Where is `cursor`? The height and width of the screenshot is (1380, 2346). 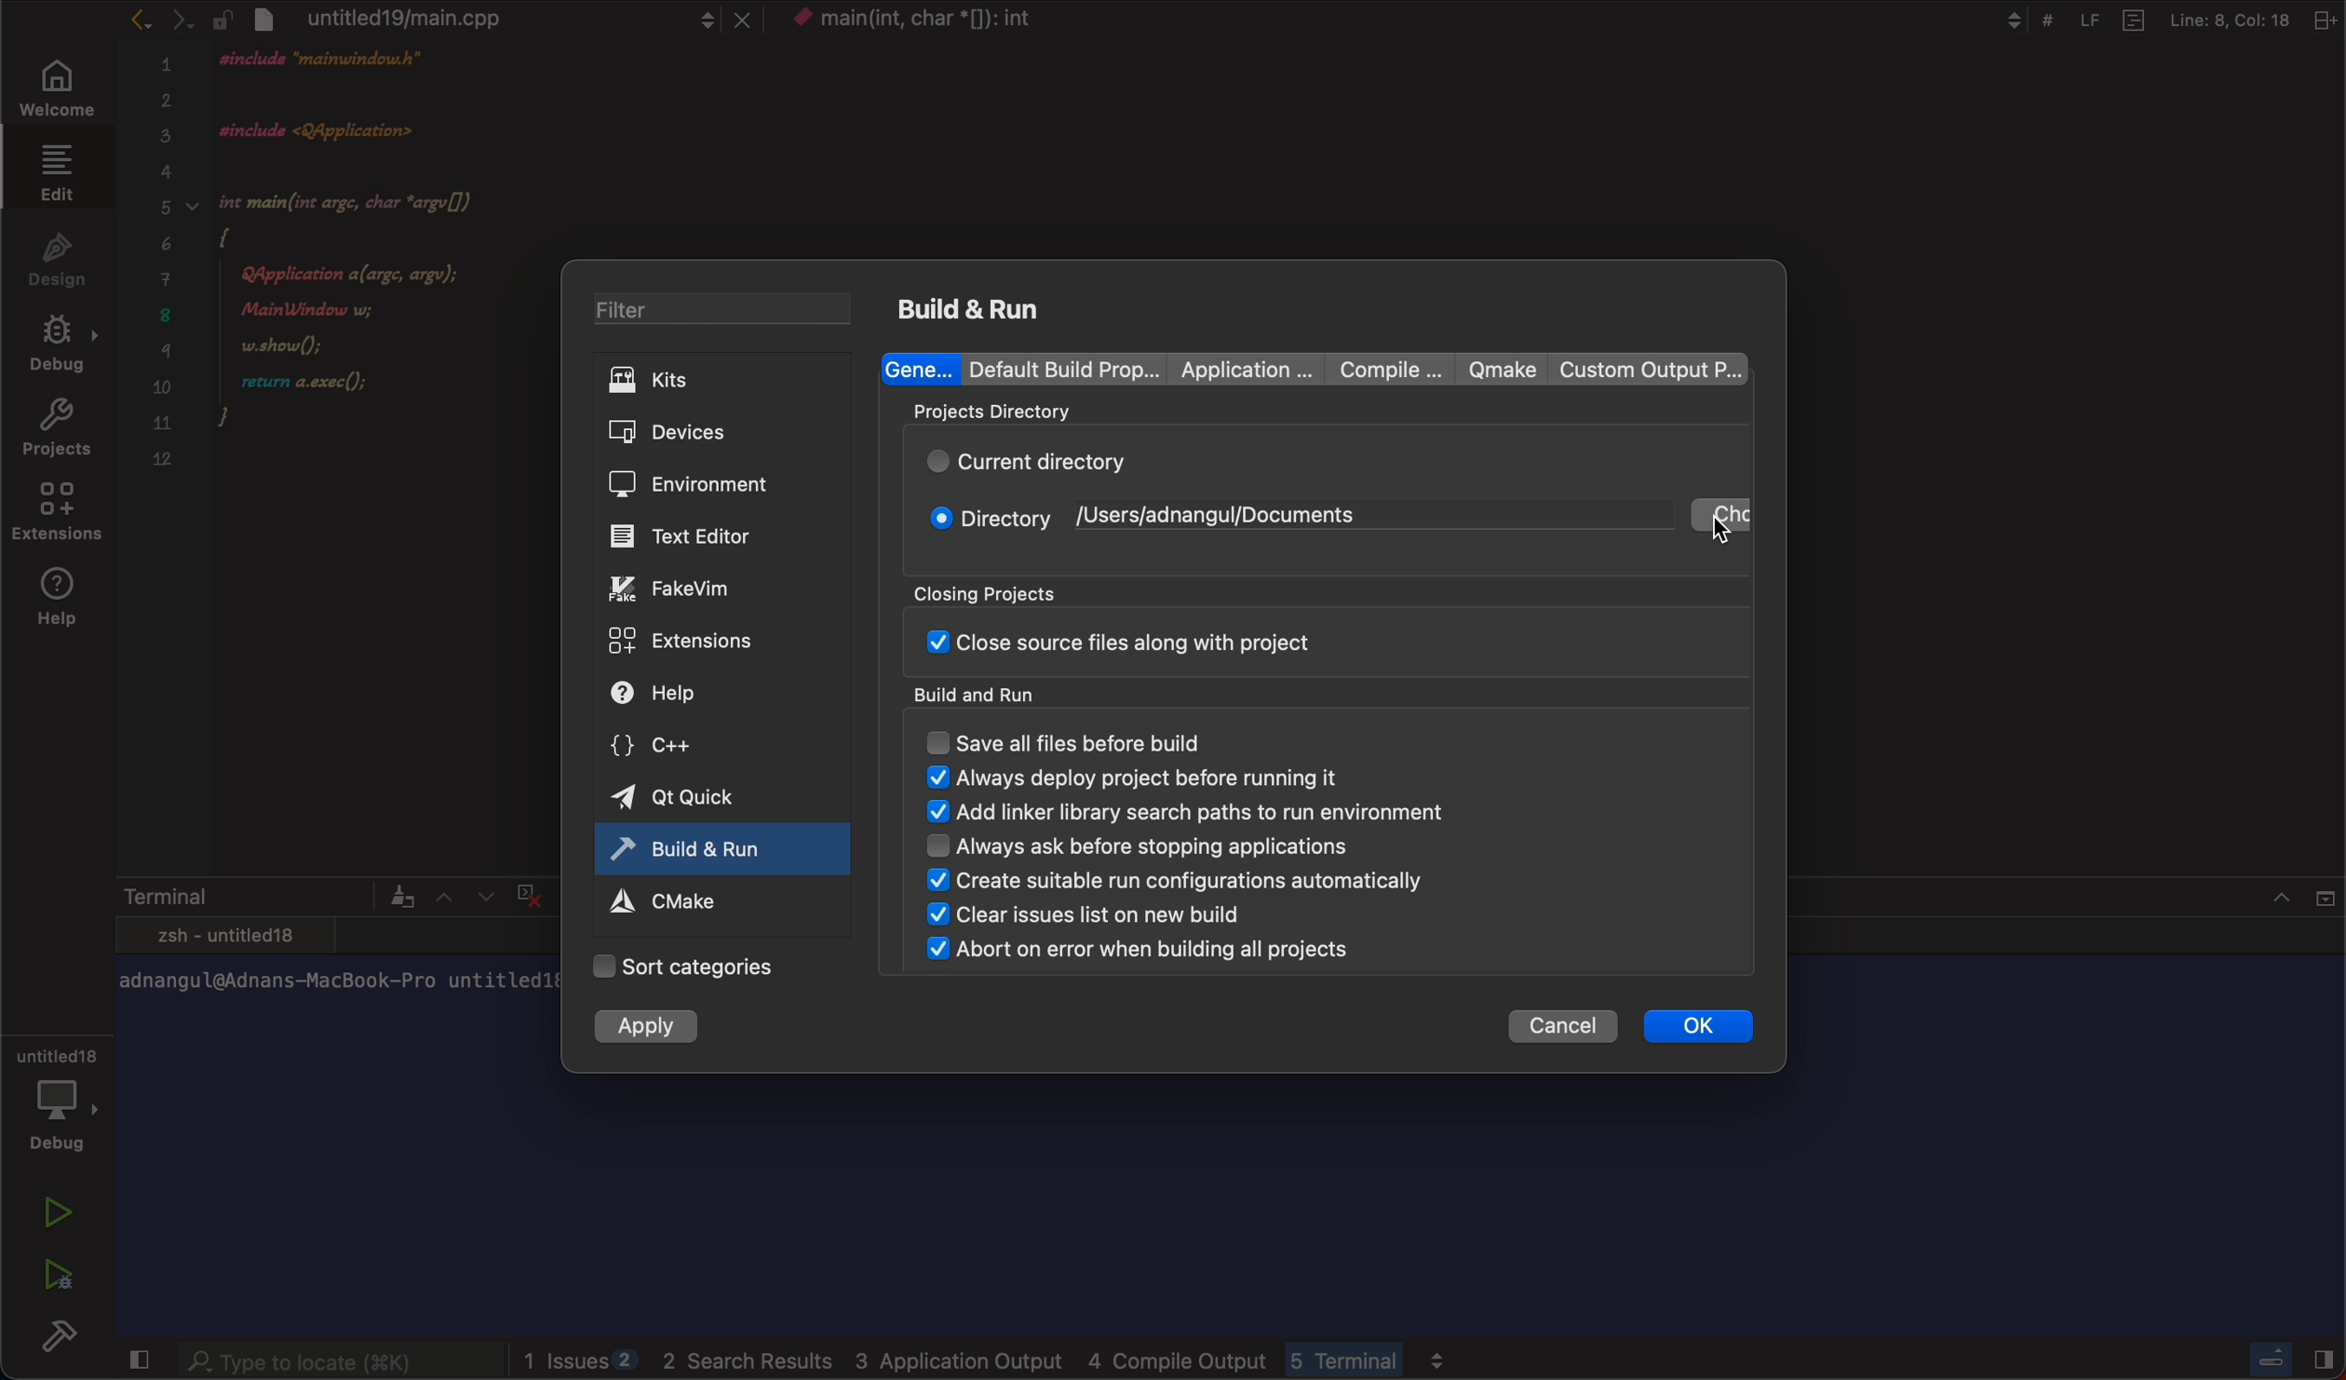
cursor is located at coordinates (1712, 531).